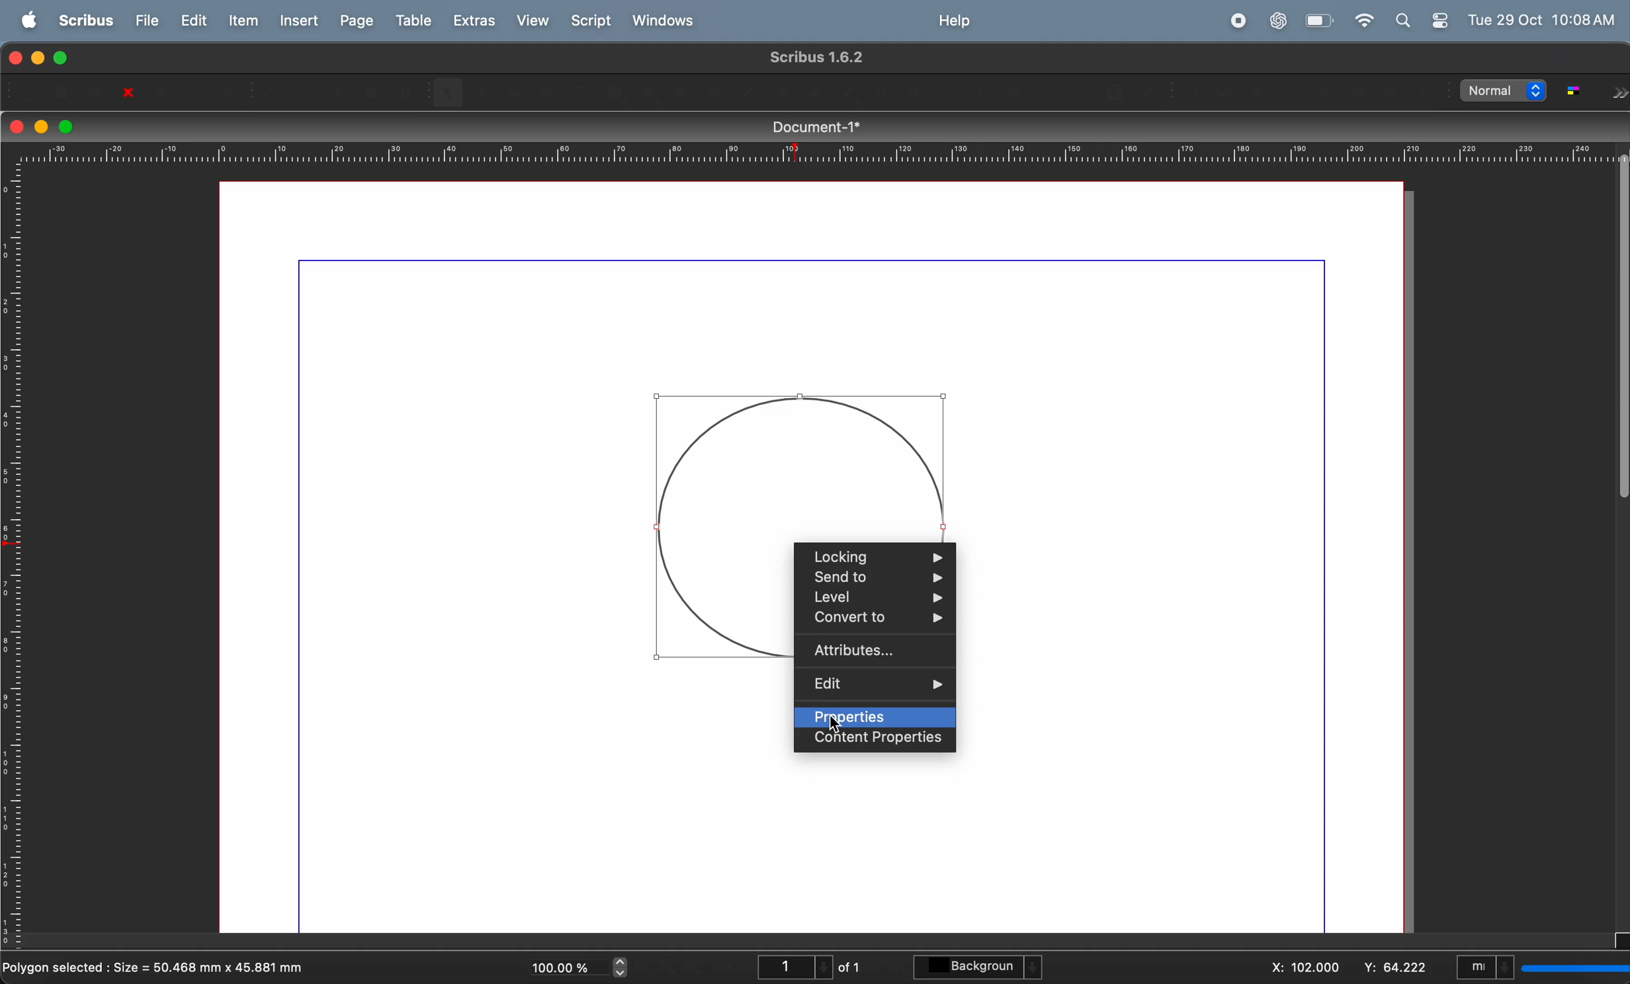  I want to click on maximize, so click(67, 126).